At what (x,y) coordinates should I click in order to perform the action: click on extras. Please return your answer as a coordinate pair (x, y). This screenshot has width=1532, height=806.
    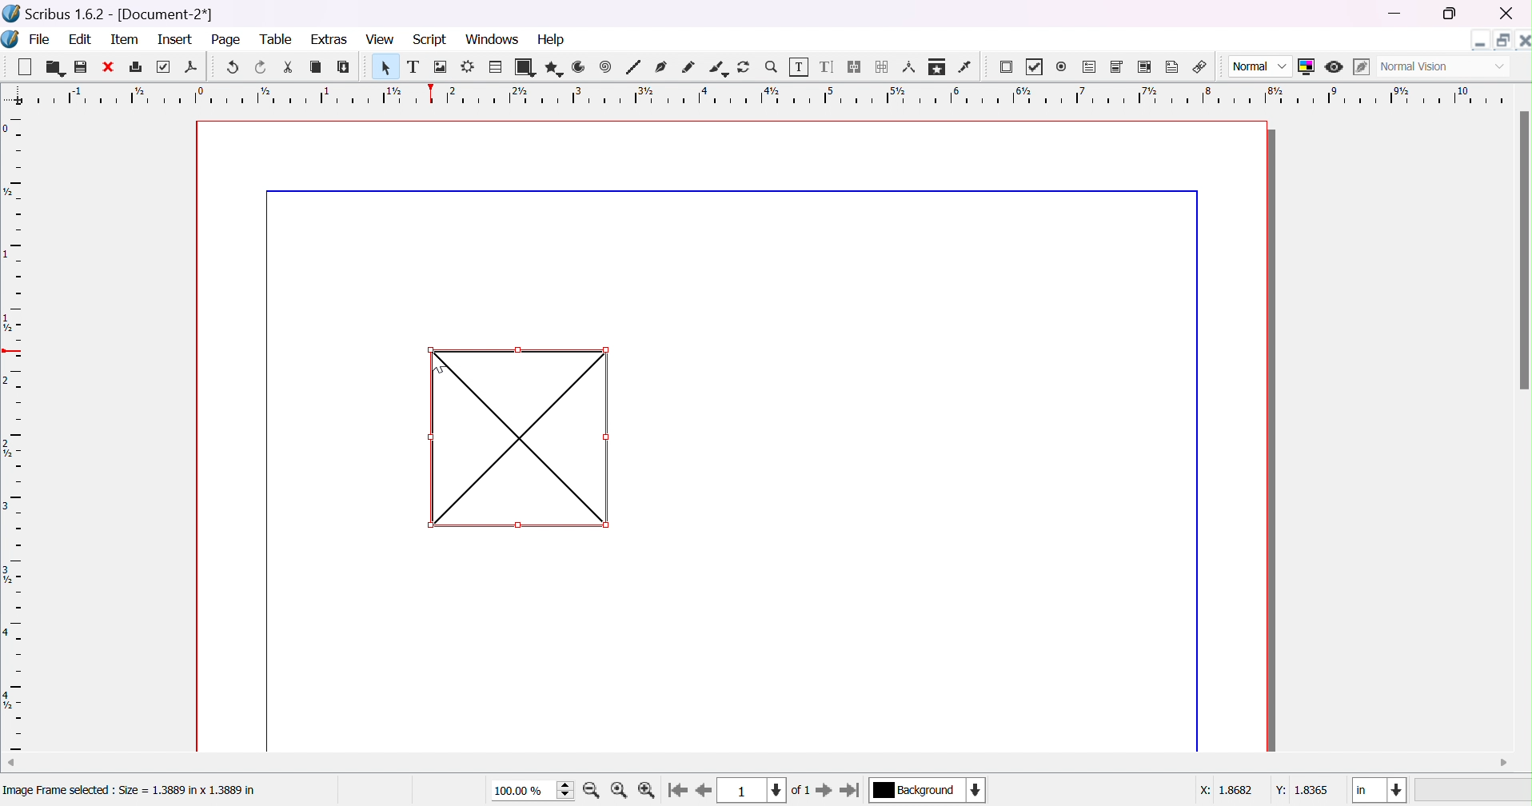
    Looking at the image, I should click on (329, 39).